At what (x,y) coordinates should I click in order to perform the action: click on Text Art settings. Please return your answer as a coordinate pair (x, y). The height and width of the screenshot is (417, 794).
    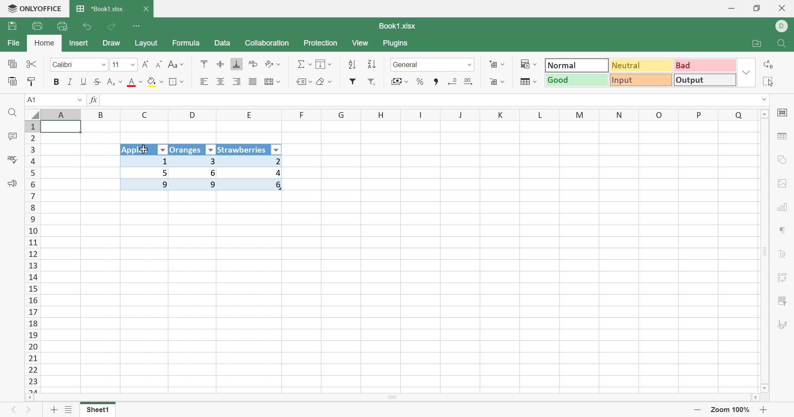
    Looking at the image, I should click on (784, 255).